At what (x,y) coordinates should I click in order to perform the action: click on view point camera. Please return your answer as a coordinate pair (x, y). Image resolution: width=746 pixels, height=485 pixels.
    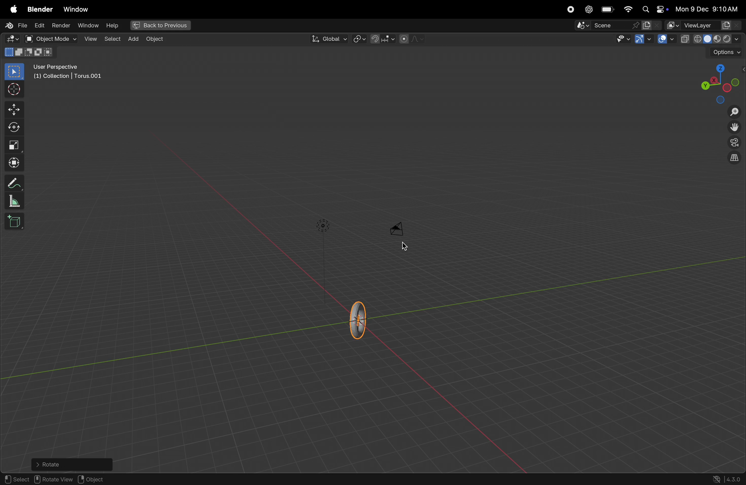
    Looking at the image, I should click on (734, 143).